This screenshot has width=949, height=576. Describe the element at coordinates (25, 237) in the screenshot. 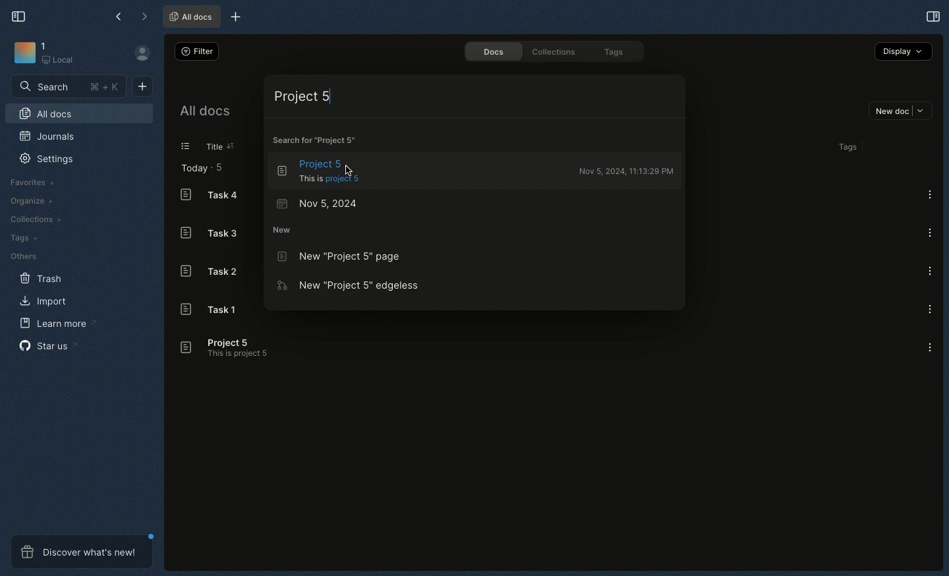

I see `Tags` at that location.